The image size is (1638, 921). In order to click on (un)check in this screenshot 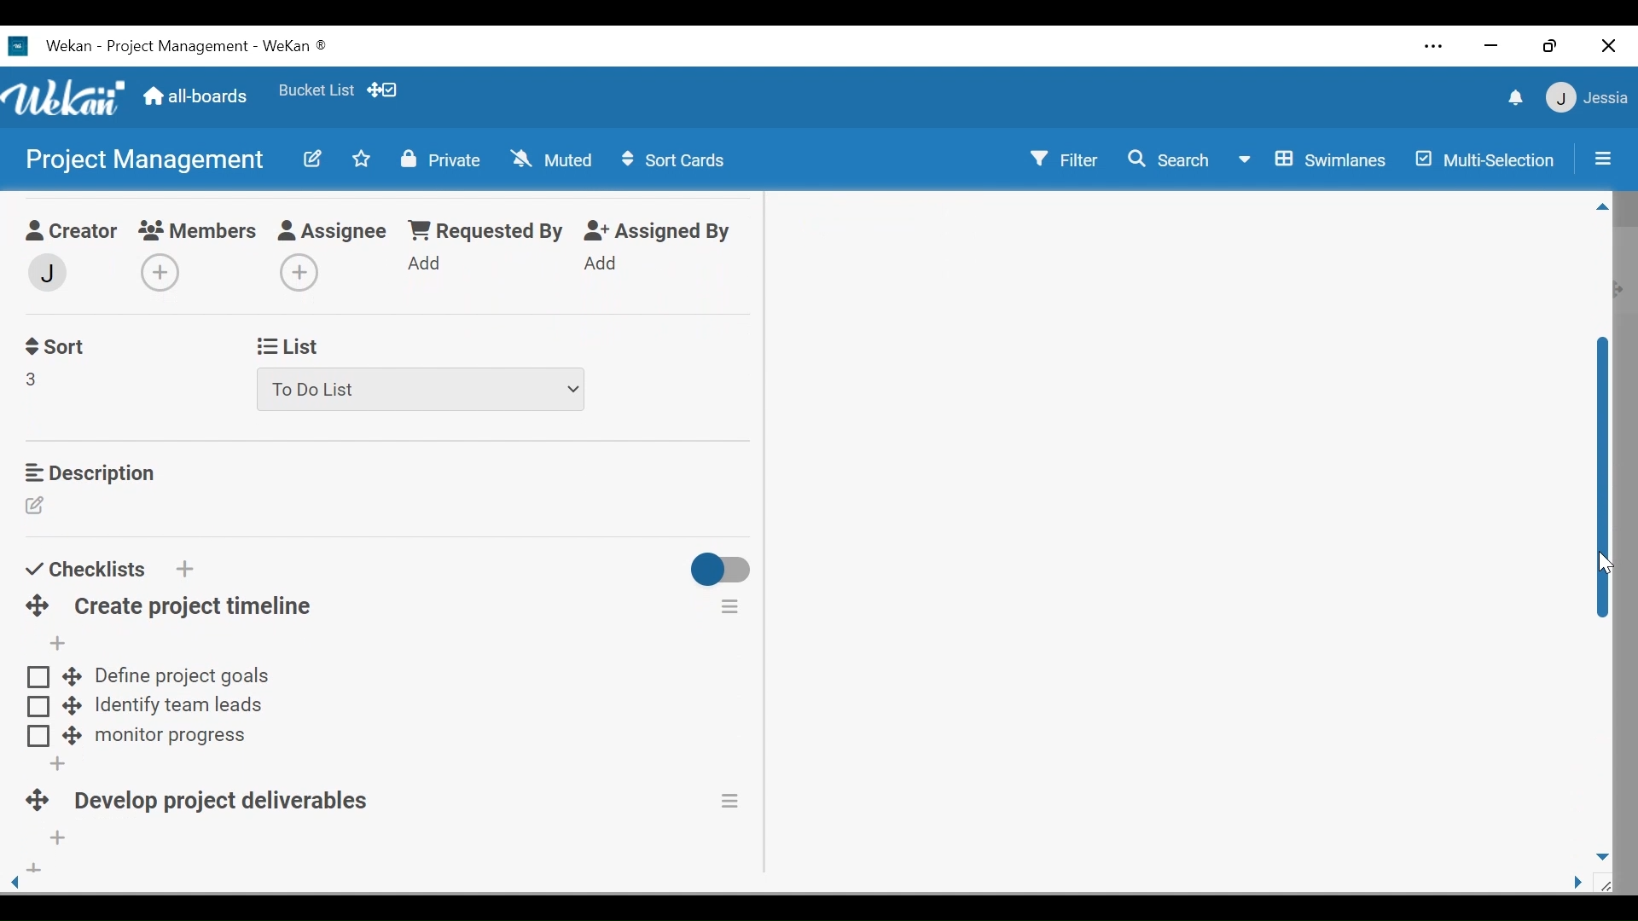, I will do `click(38, 737)`.